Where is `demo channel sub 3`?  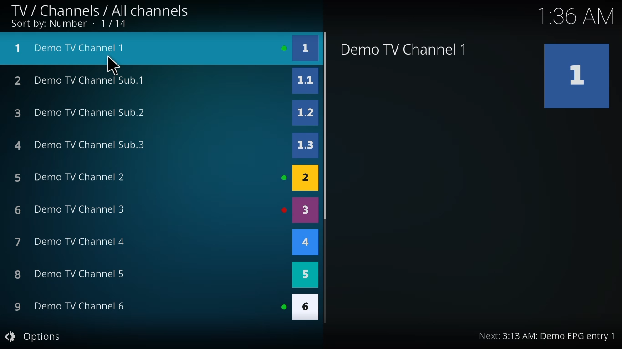
demo channel sub 3 is located at coordinates (83, 144).